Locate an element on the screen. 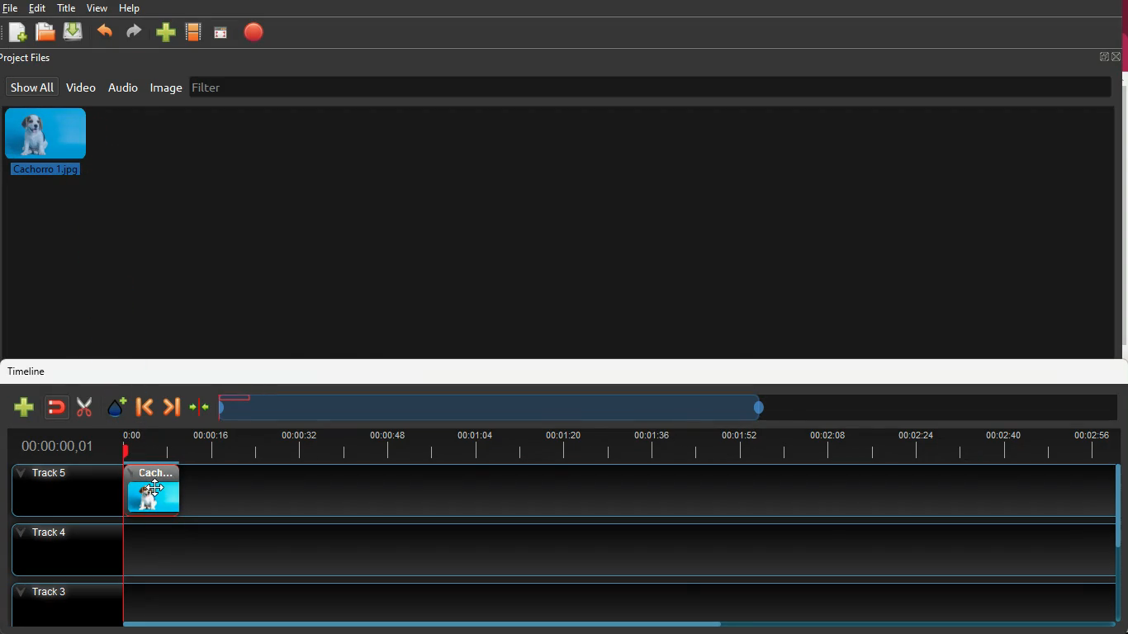  audio is located at coordinates (125, 88).